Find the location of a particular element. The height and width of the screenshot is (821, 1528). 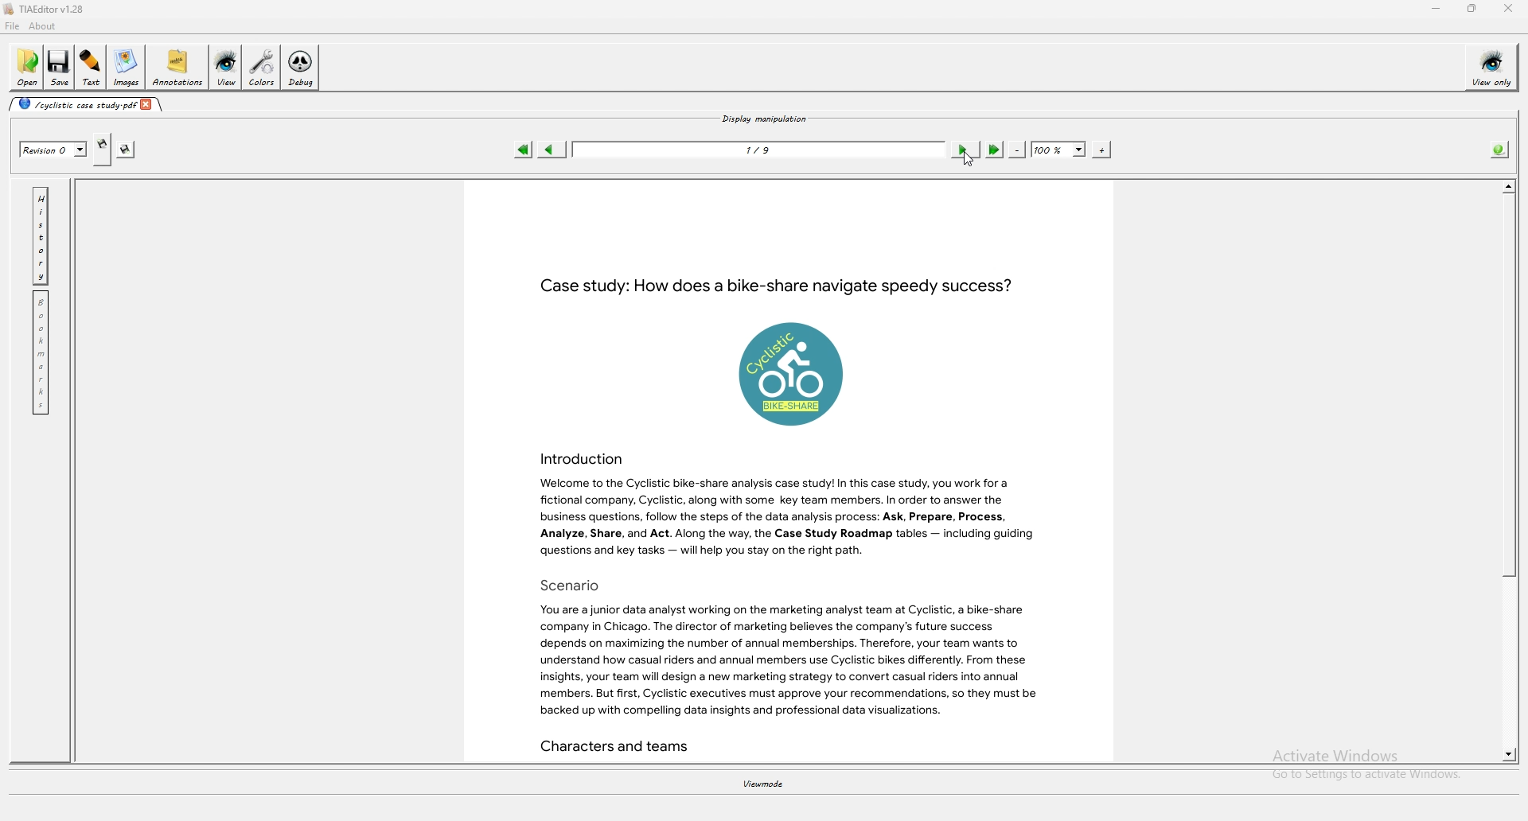

create new revision is located at coordinates (102, 149).